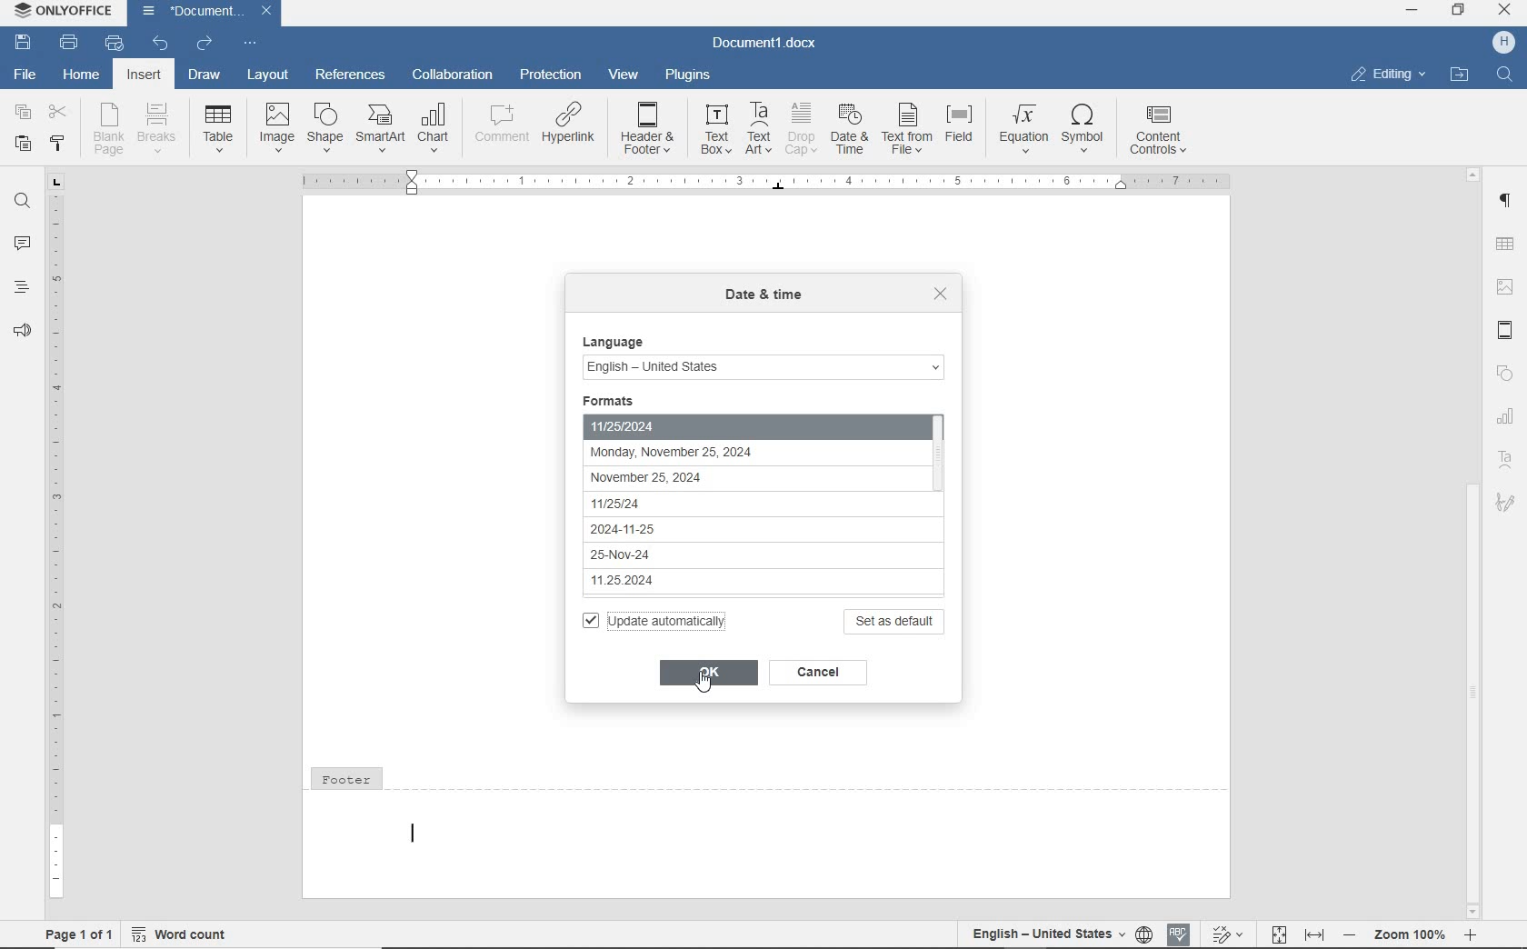 Image resolution: width=1527 pixels, height=949 pixels. What do you see at coordinates (54, 537) in the screenshot?
I see `ruler` at bounding box center [54, 537].